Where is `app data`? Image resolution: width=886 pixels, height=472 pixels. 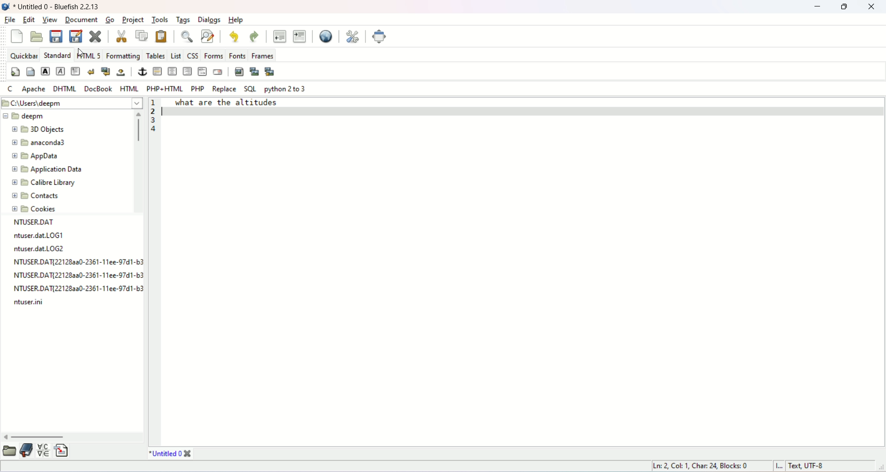 app data is located at coordinates (36, 157).